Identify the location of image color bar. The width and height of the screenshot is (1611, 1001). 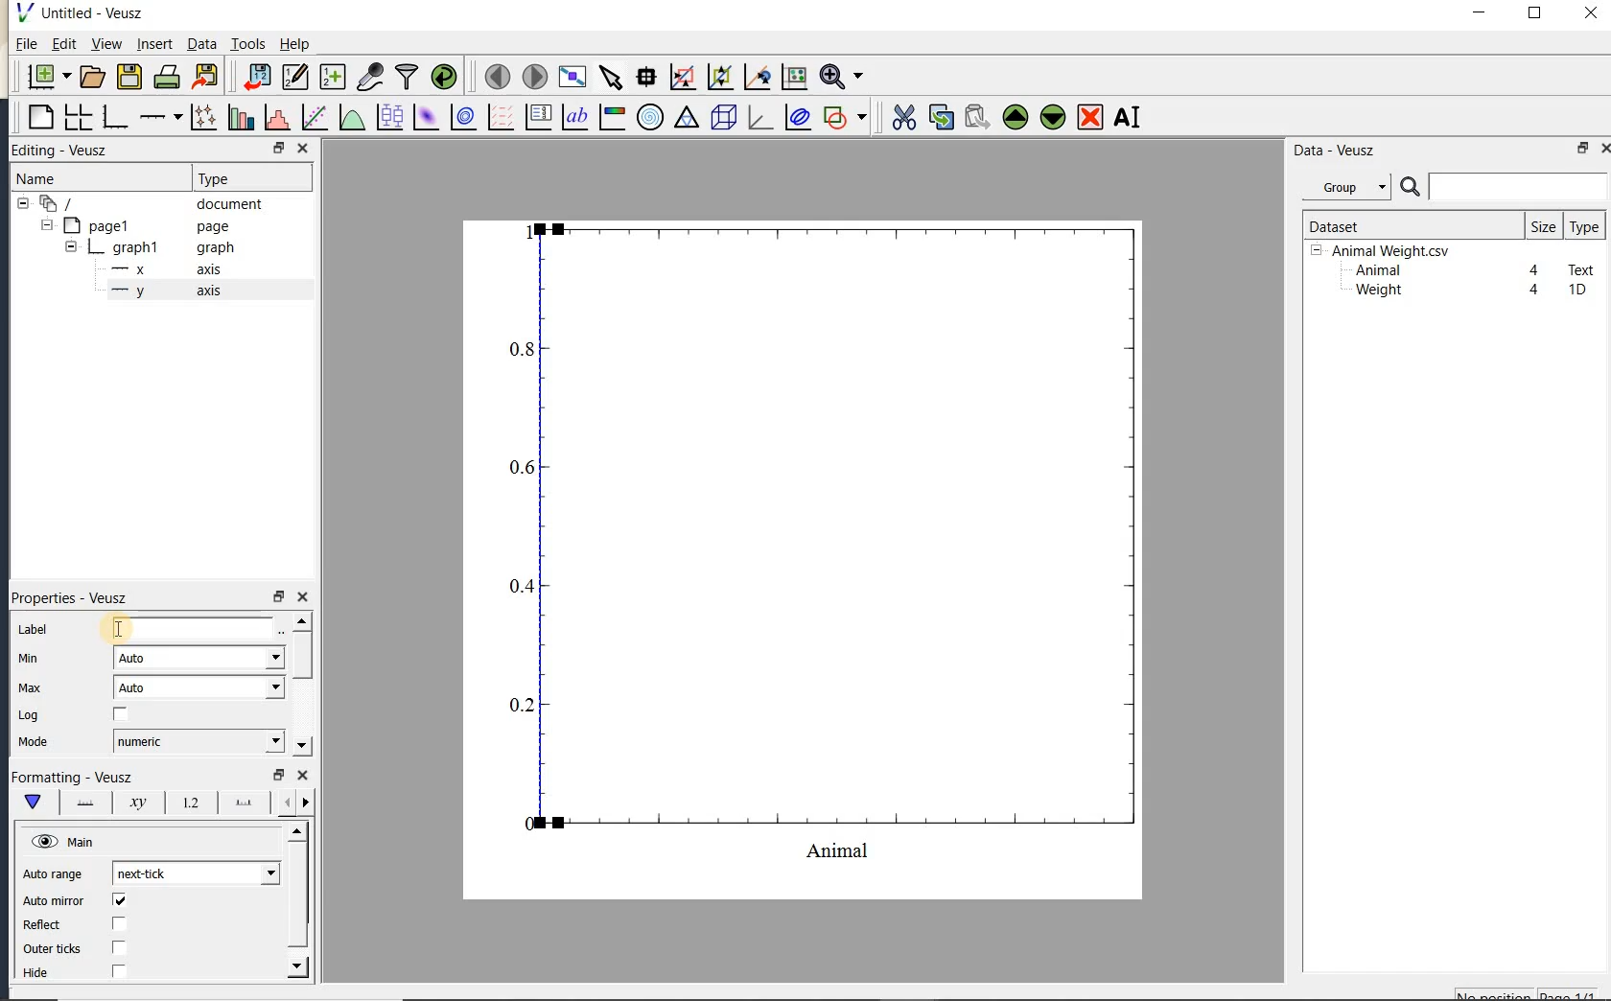
(612, 117).